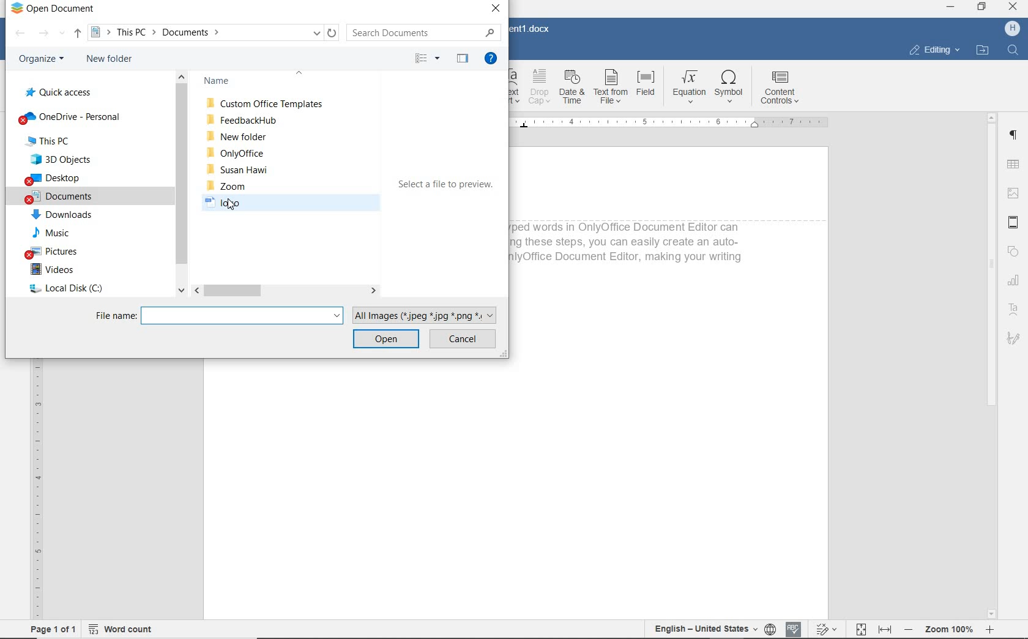  I want to click on Only Office, so click(237, 152).